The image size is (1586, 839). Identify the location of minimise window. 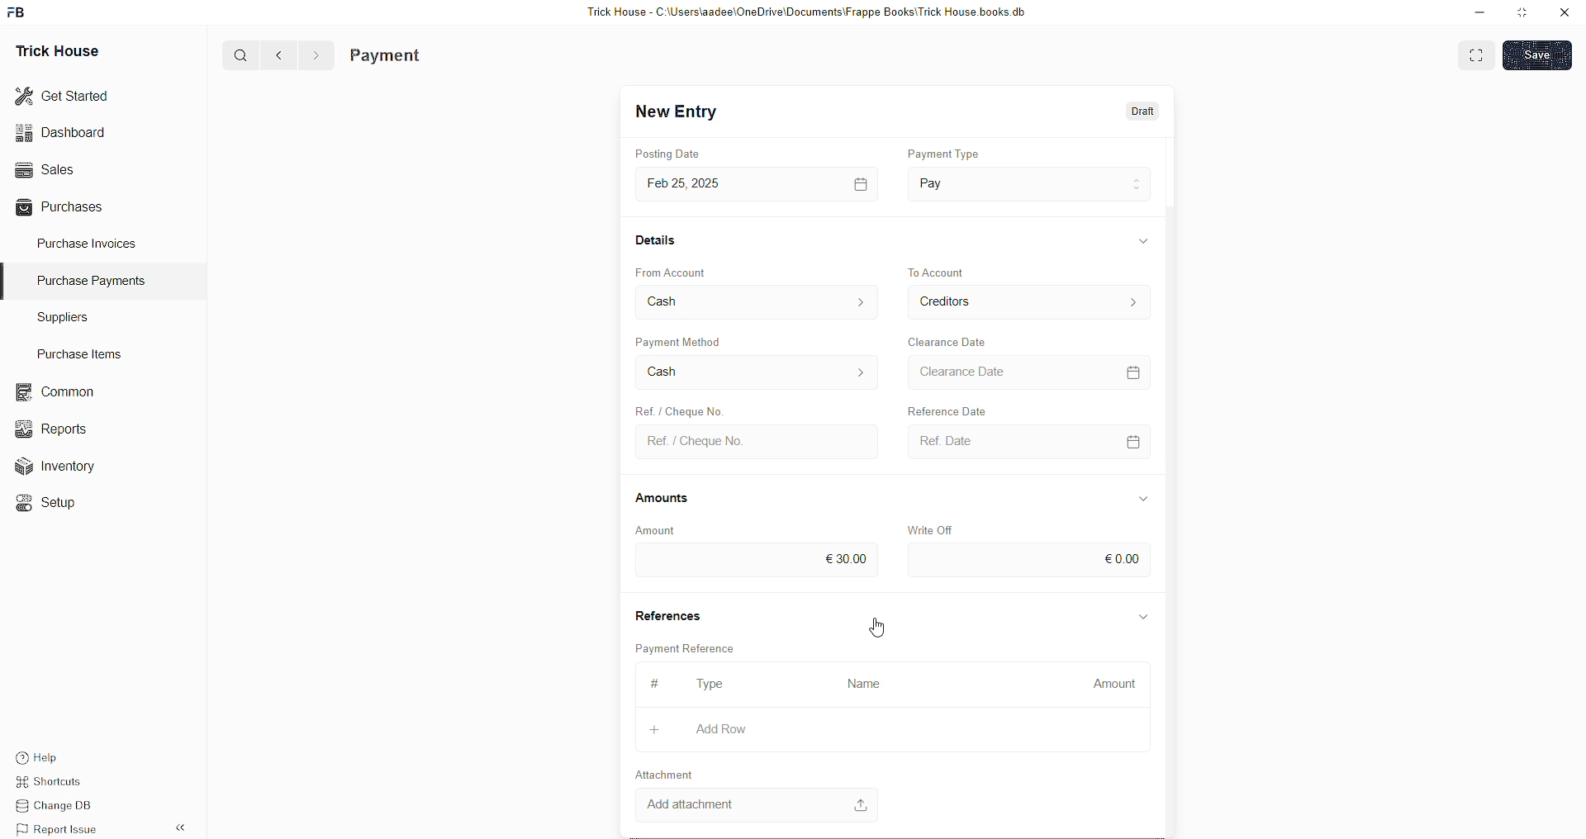
(1521, 14).